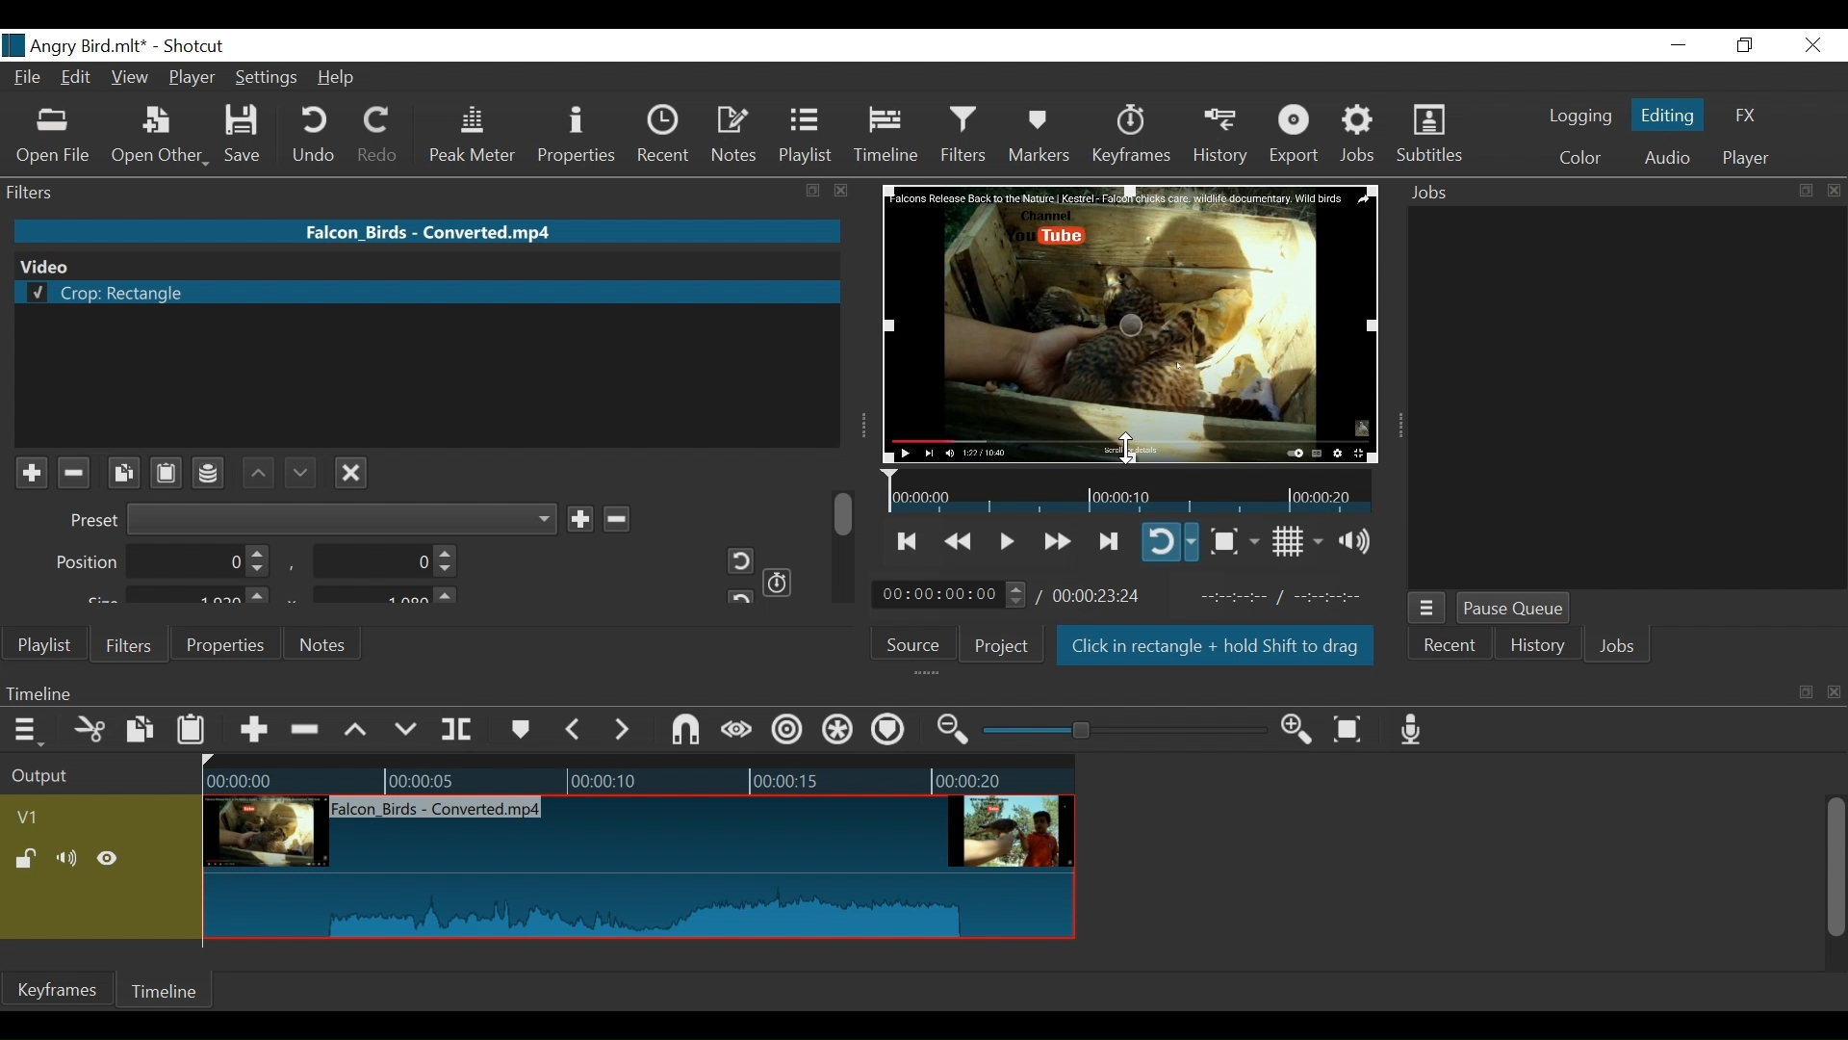 Image resolution: width=1848 pixels, height=1040 pixels. I want to click on Playlist, so click(806, 135).